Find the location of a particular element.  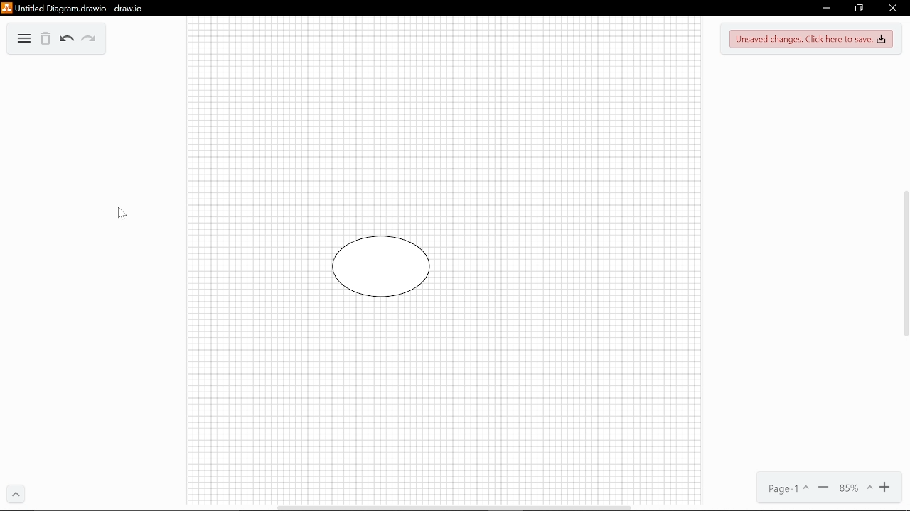

Zoom out is located at coordinates (823, 489).